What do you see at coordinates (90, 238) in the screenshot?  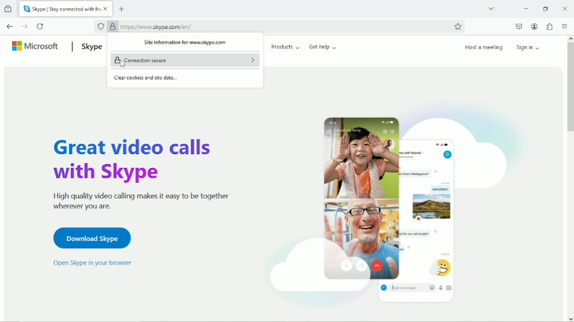 I see `Download Skype` at bounding box center [90, 238].